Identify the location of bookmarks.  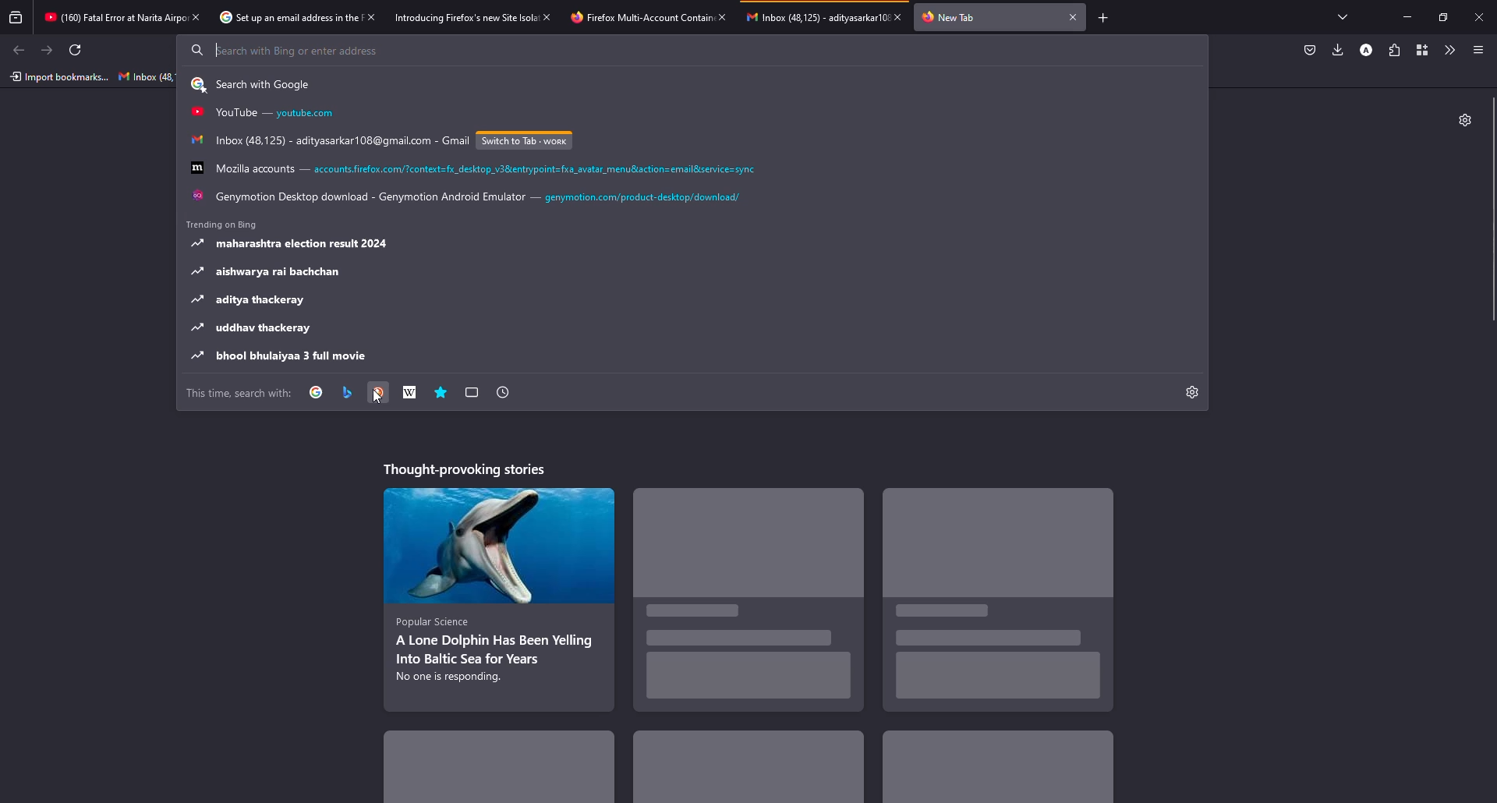
(441, 392).